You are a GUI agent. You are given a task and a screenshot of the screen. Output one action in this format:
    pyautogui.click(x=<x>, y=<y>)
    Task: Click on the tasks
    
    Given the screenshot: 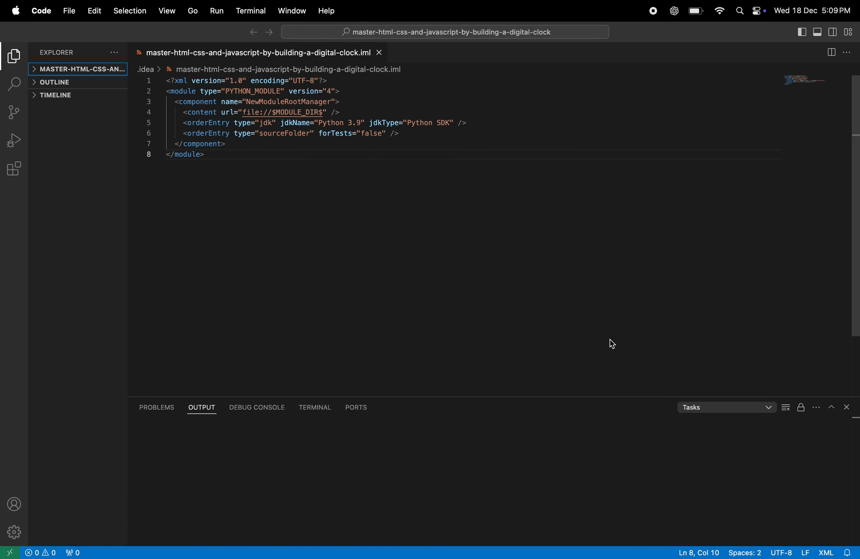 What is the action you would take?
    pyautogui.click(x=724, y=408)
    